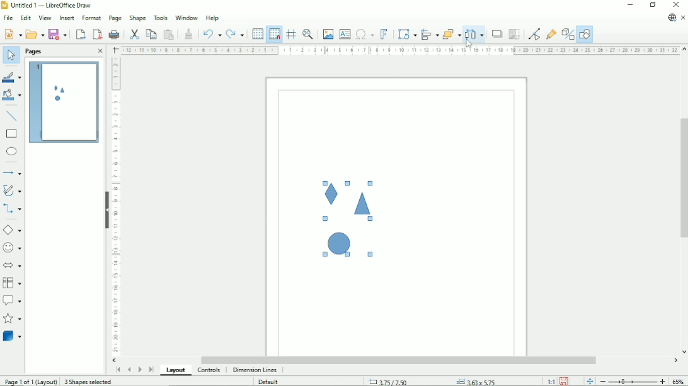 The height and width of the screenshot is (386, 688). What do you see at coordinates (12, 190) in the screenshot?
I see `Curves and polygons` at bounding box center [12, 190].